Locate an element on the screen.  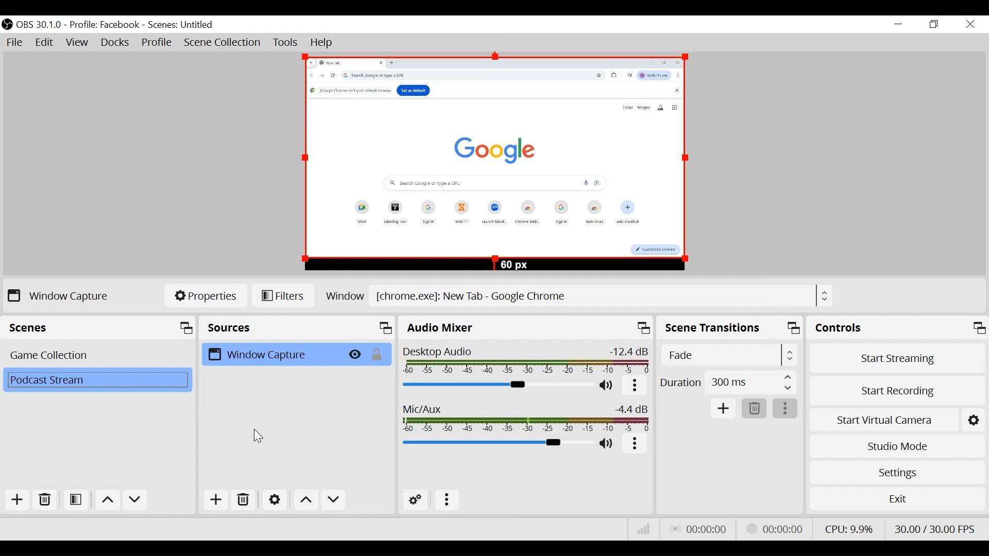
File is located at coordinates (16, 43).